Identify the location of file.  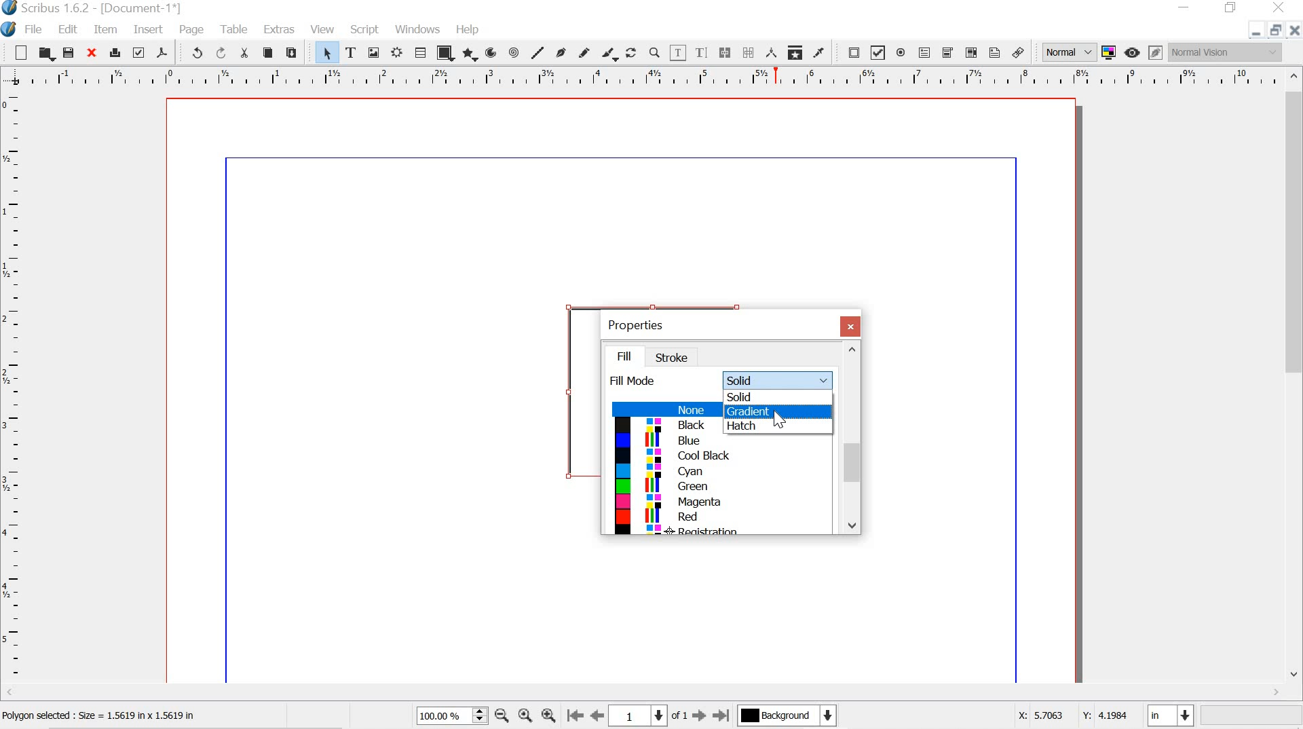
(36, 29).